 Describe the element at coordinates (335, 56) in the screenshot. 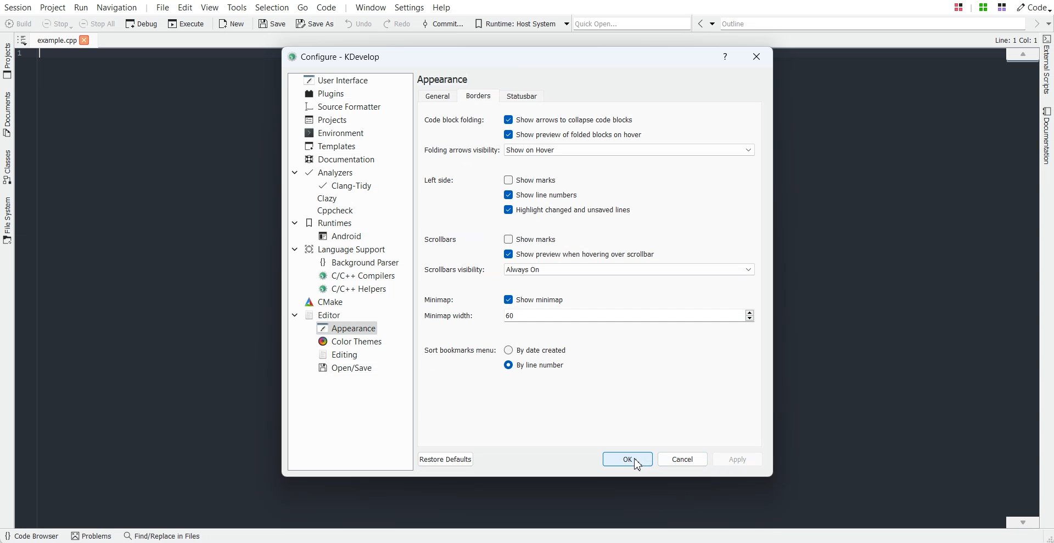

I see `Text` at that location.